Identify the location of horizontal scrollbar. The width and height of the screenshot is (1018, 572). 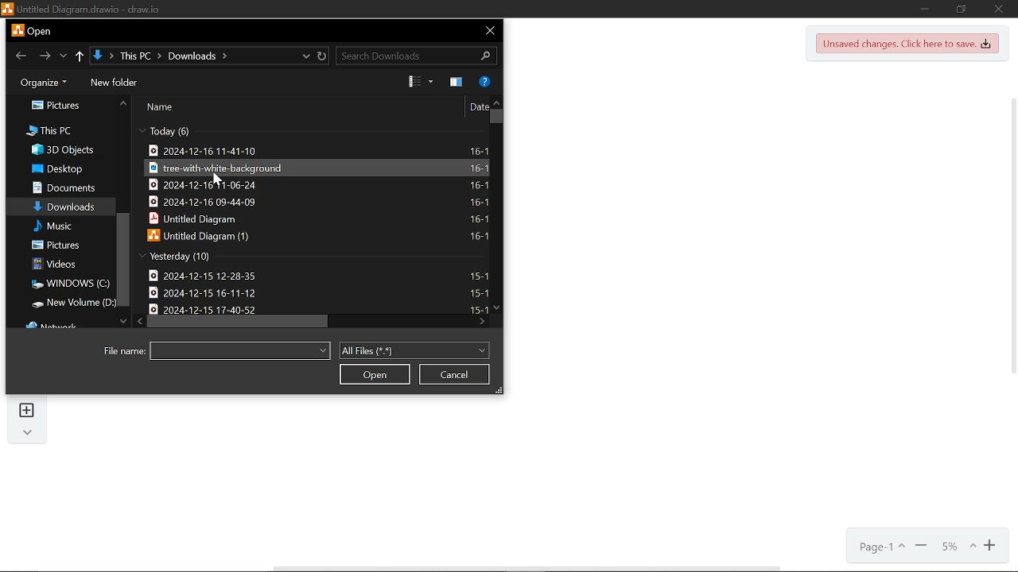
(525, 568).